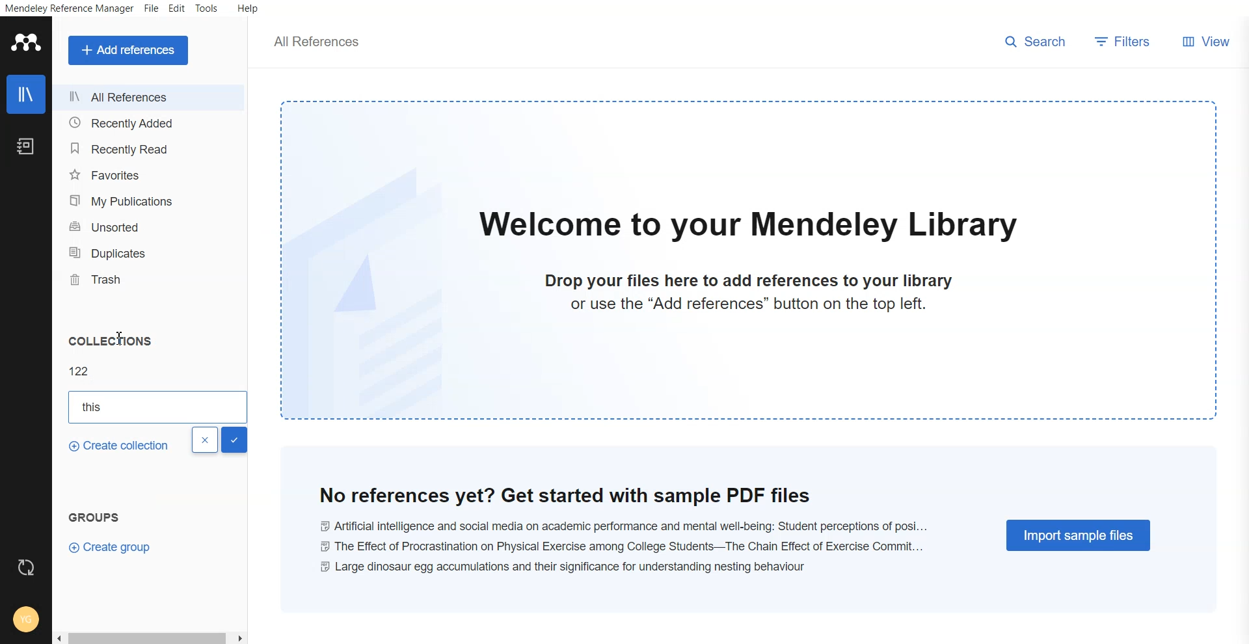  Describe the element at coordinates (571, 565) in the screenshot. I see `large dinosaur egg accumulations and their significance for understanding nestling behaviour` at that location.